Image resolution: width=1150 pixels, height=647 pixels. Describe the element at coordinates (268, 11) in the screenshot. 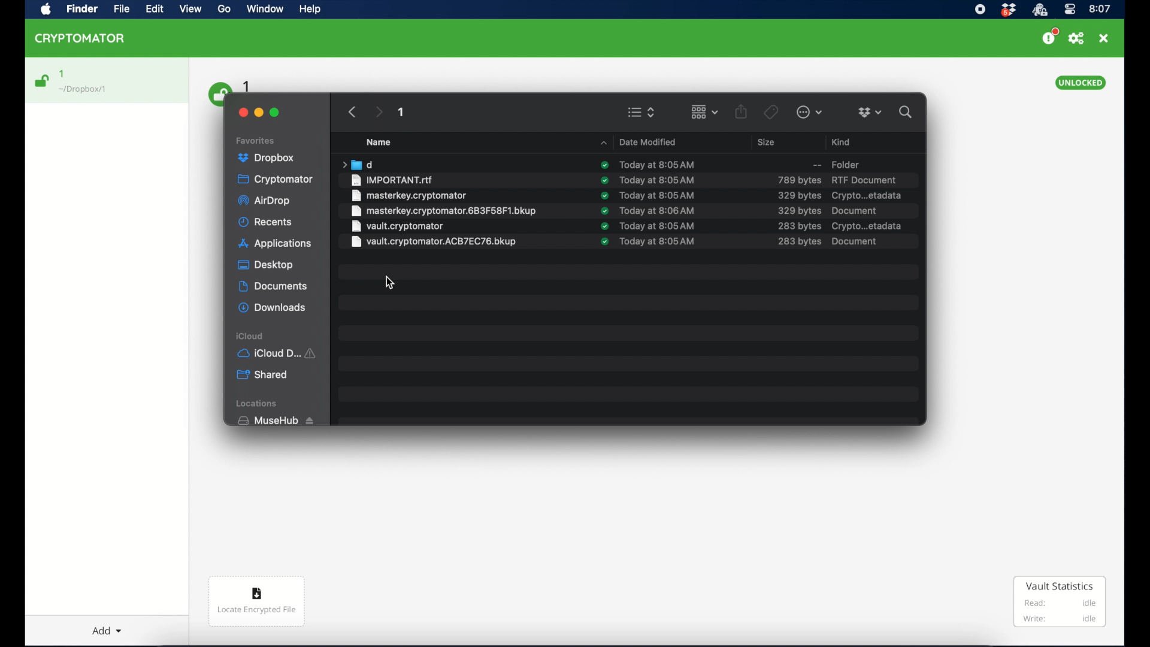

I see `Window` at that location.